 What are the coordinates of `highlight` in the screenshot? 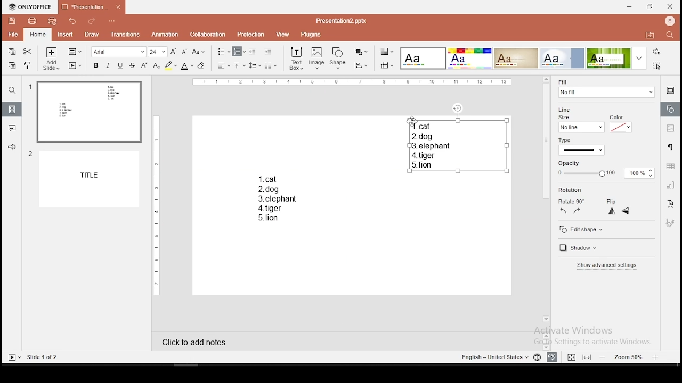 It's located at (170, 65).